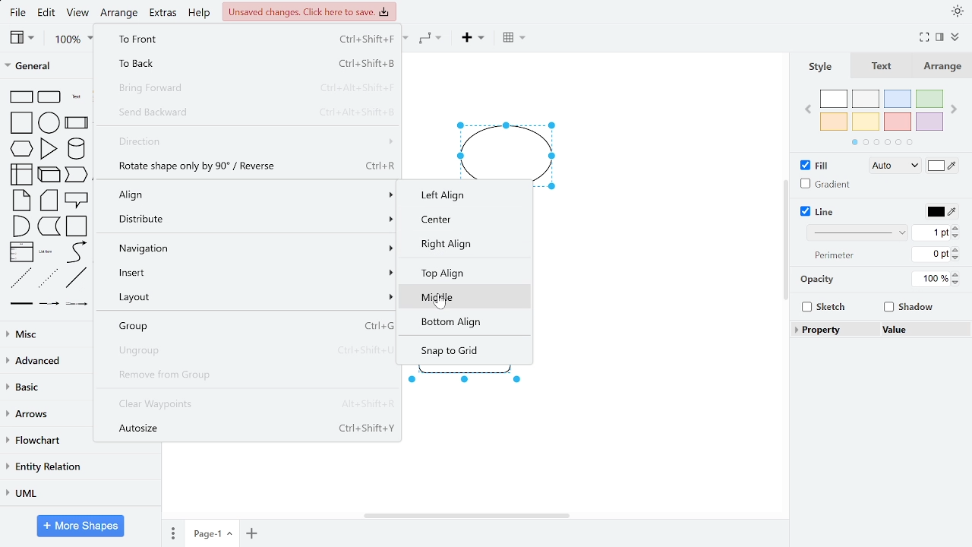 The height and width of the screenshot is (547, 972). I want to click on text, so click(882, 66).